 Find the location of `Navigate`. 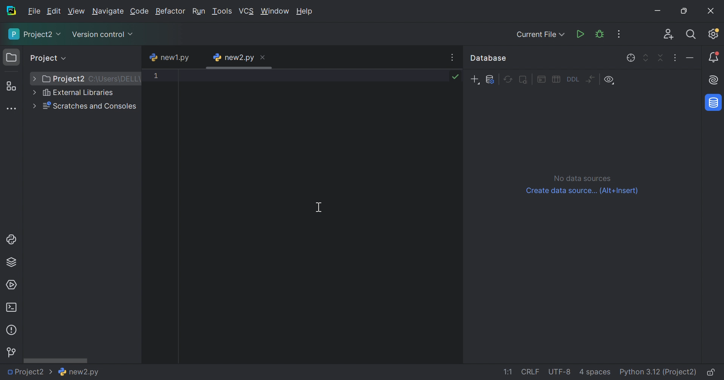

Navigate is located at coordinates (109, 12).